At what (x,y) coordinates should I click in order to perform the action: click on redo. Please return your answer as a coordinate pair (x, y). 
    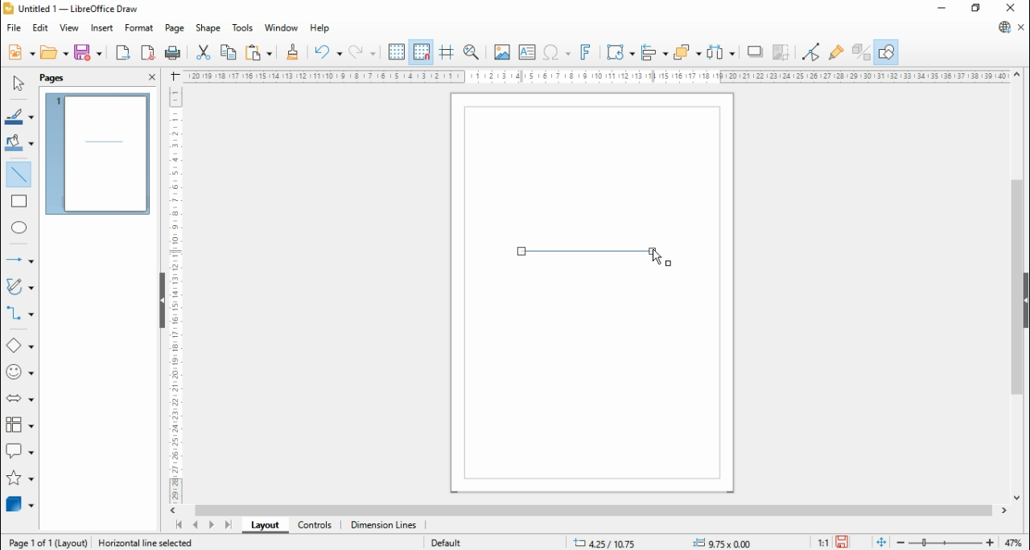
    Looking at the image, I should click on (363, 51).